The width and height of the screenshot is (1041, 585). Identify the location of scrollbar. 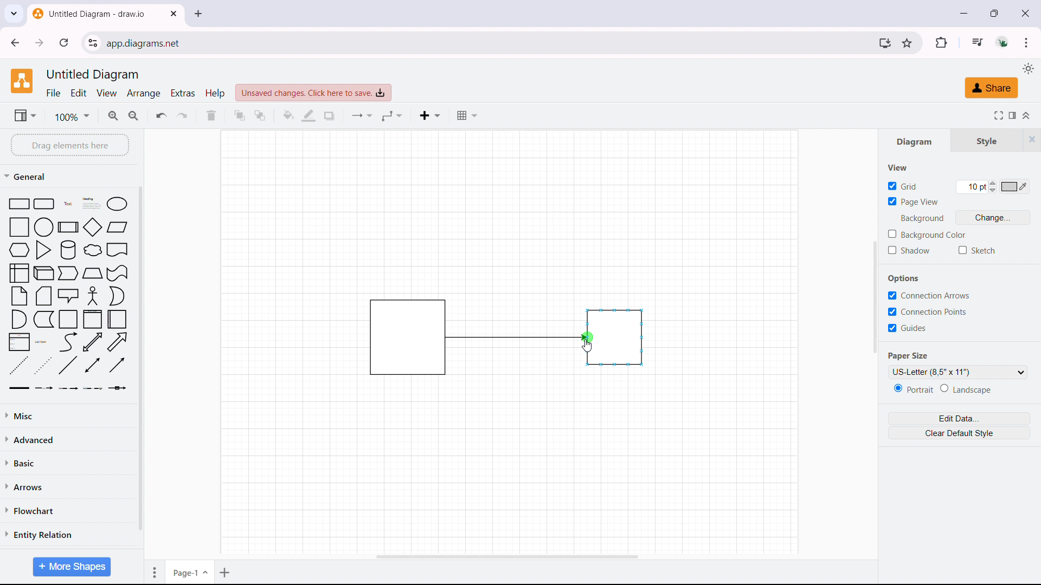
(140, 360).